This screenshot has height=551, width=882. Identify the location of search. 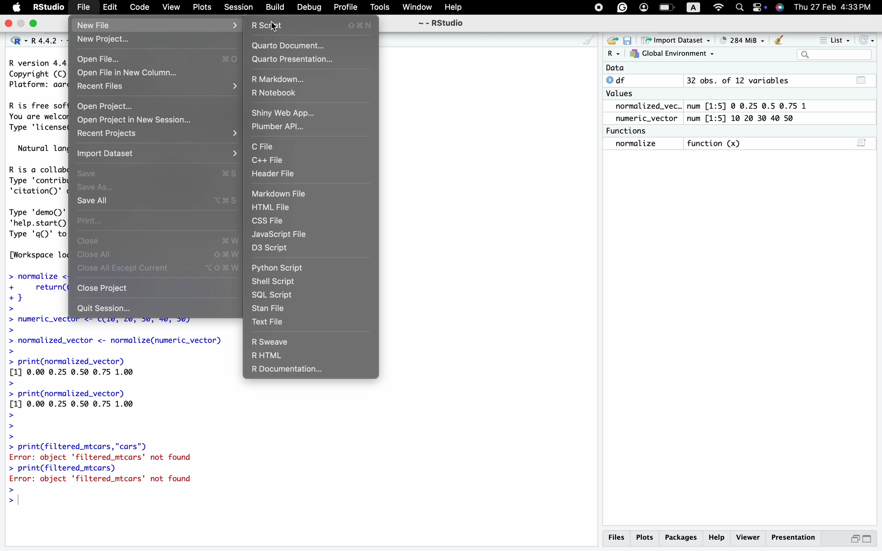
(740, 8).